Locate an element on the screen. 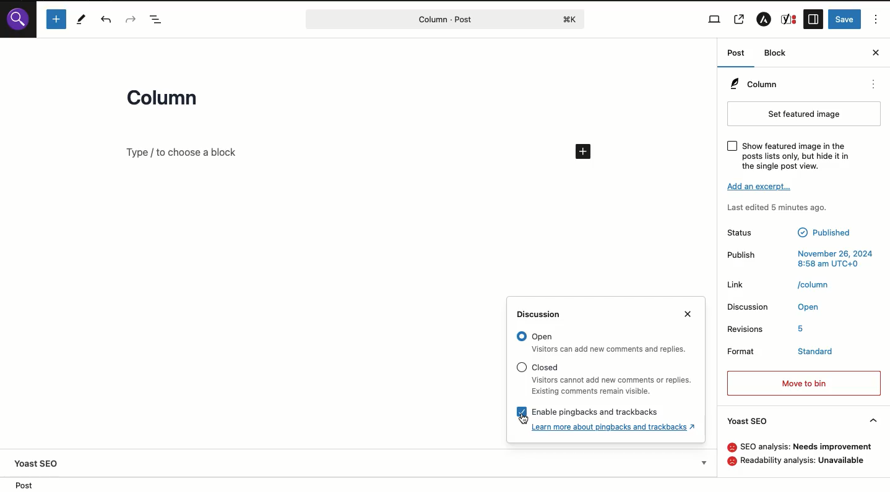  Format is located at coordinates (746, 352).